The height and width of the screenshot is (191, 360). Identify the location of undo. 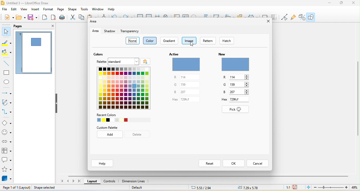
(116, 16).